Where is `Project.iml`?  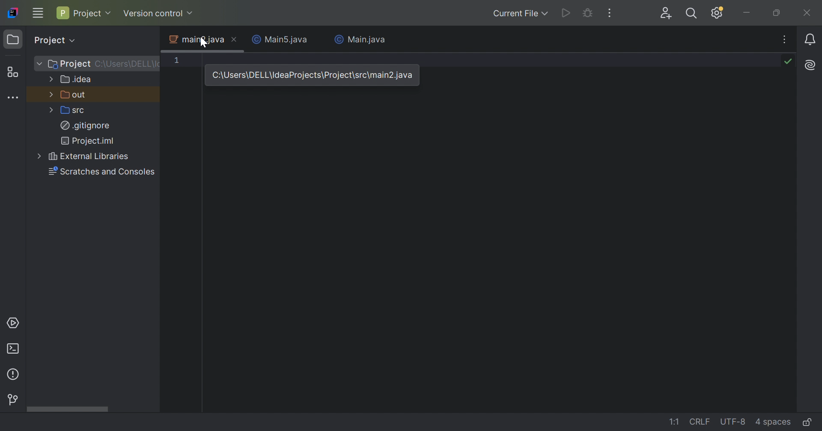 Project.iml is located at coordinates (90, 141).